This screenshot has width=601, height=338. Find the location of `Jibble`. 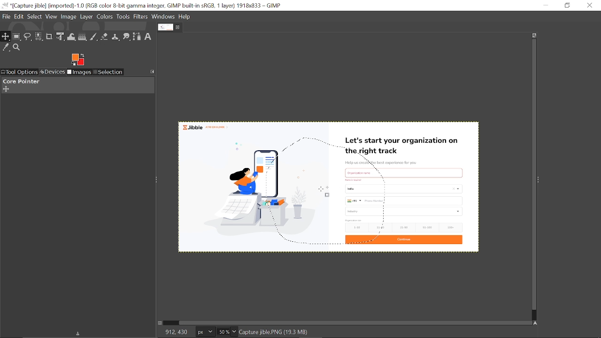

Jibble is located at coordinates (205, 126).